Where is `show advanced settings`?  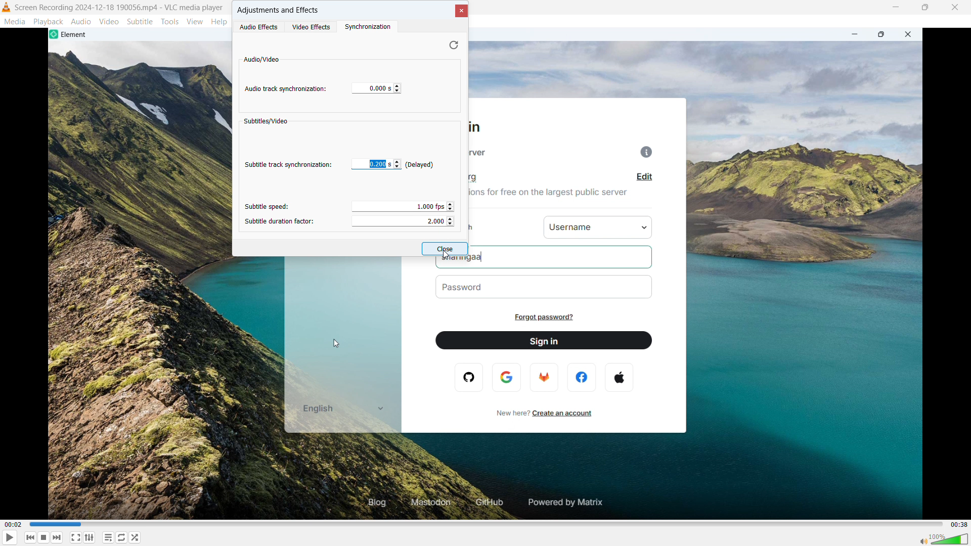
show advanced settings is located at coordinates (91, 537).